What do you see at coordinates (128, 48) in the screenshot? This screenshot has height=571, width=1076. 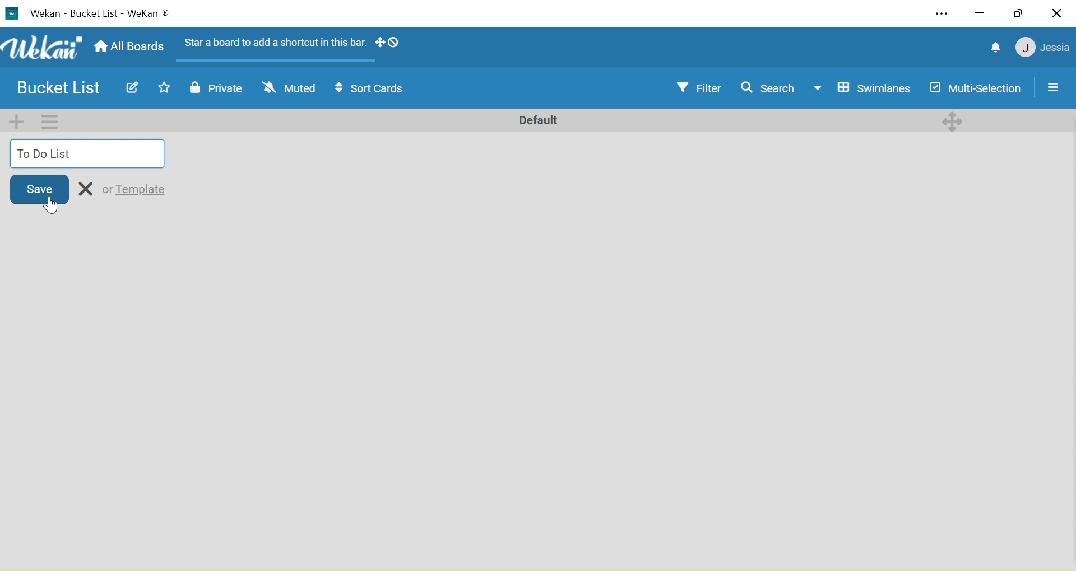 I see `All board- Home` at bounding box center [128, 48].